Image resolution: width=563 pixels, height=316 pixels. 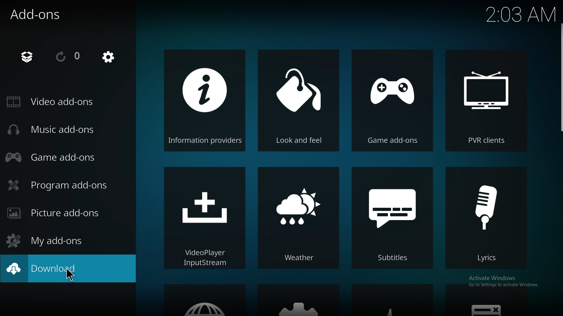 What do you see at coordinates (60, 157) in the screenshot?
I see `game add ons` at bounding box center [60, 157].